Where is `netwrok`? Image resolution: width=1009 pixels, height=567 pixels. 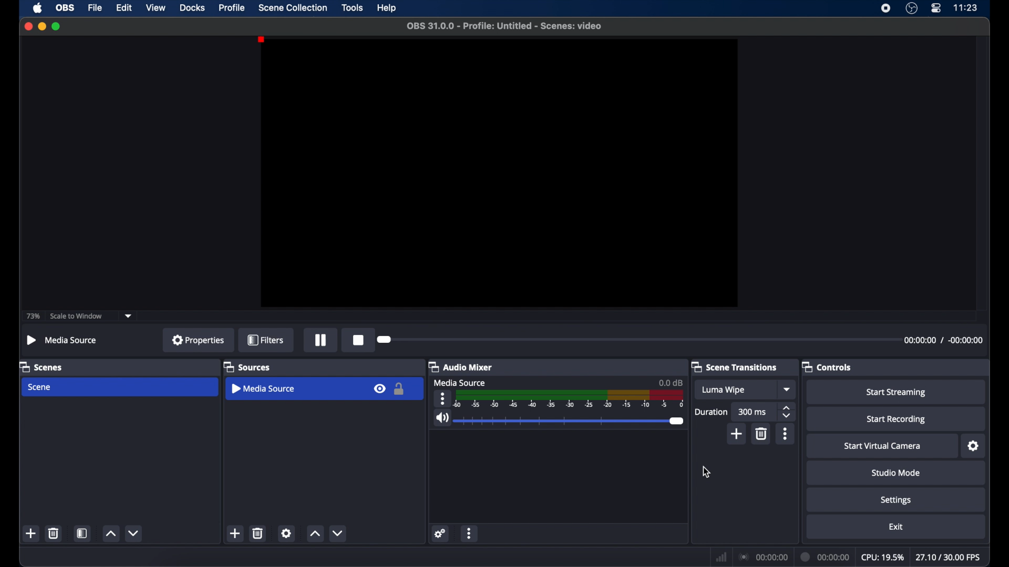 netwrok is located at coordinates (721, 558).